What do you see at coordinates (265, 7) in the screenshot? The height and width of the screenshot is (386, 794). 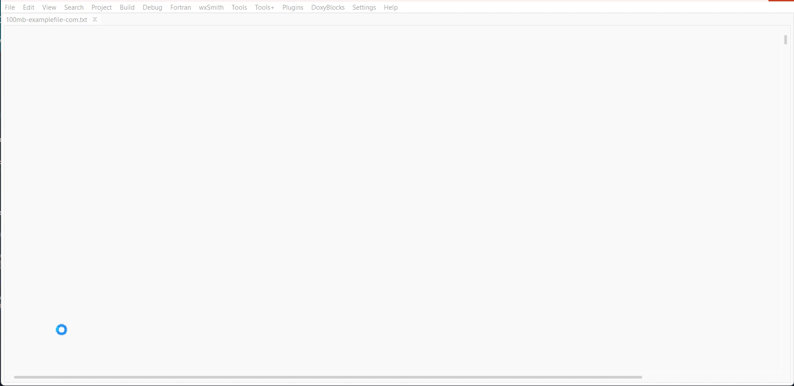 I see `Tools+` at bounding box center [265, 7].